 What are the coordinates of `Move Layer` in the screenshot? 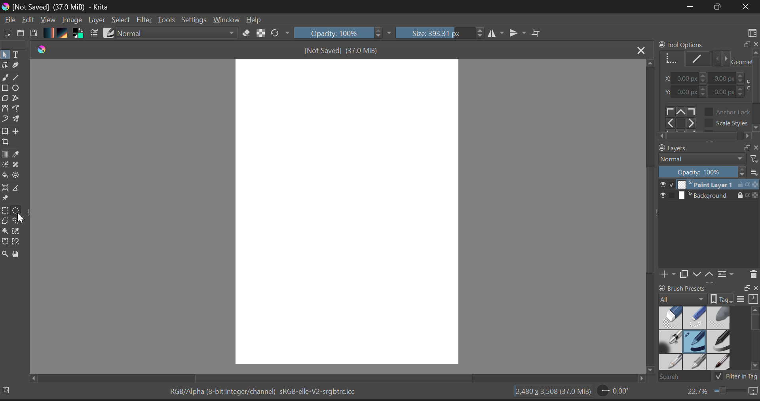 It's located at (19, 133).